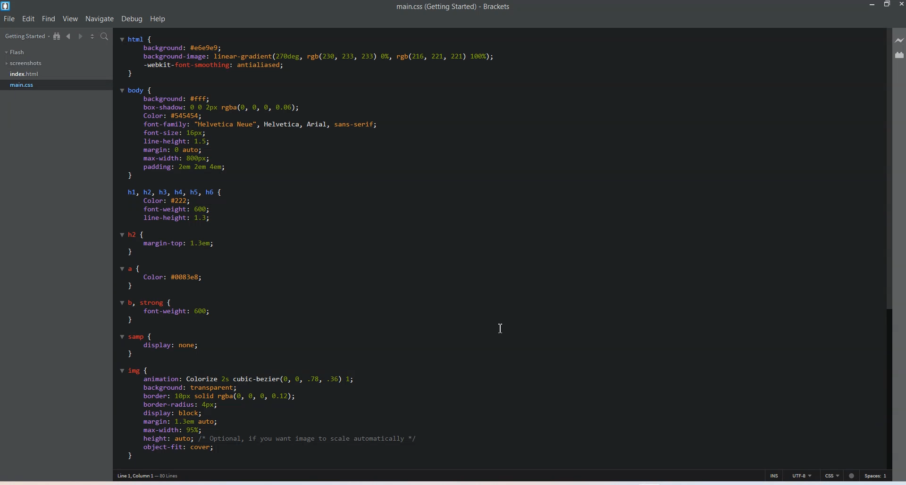 Image resolution: width=906 pixels, height=485 pixels. I want to click on Minimize, so click(872, 4).